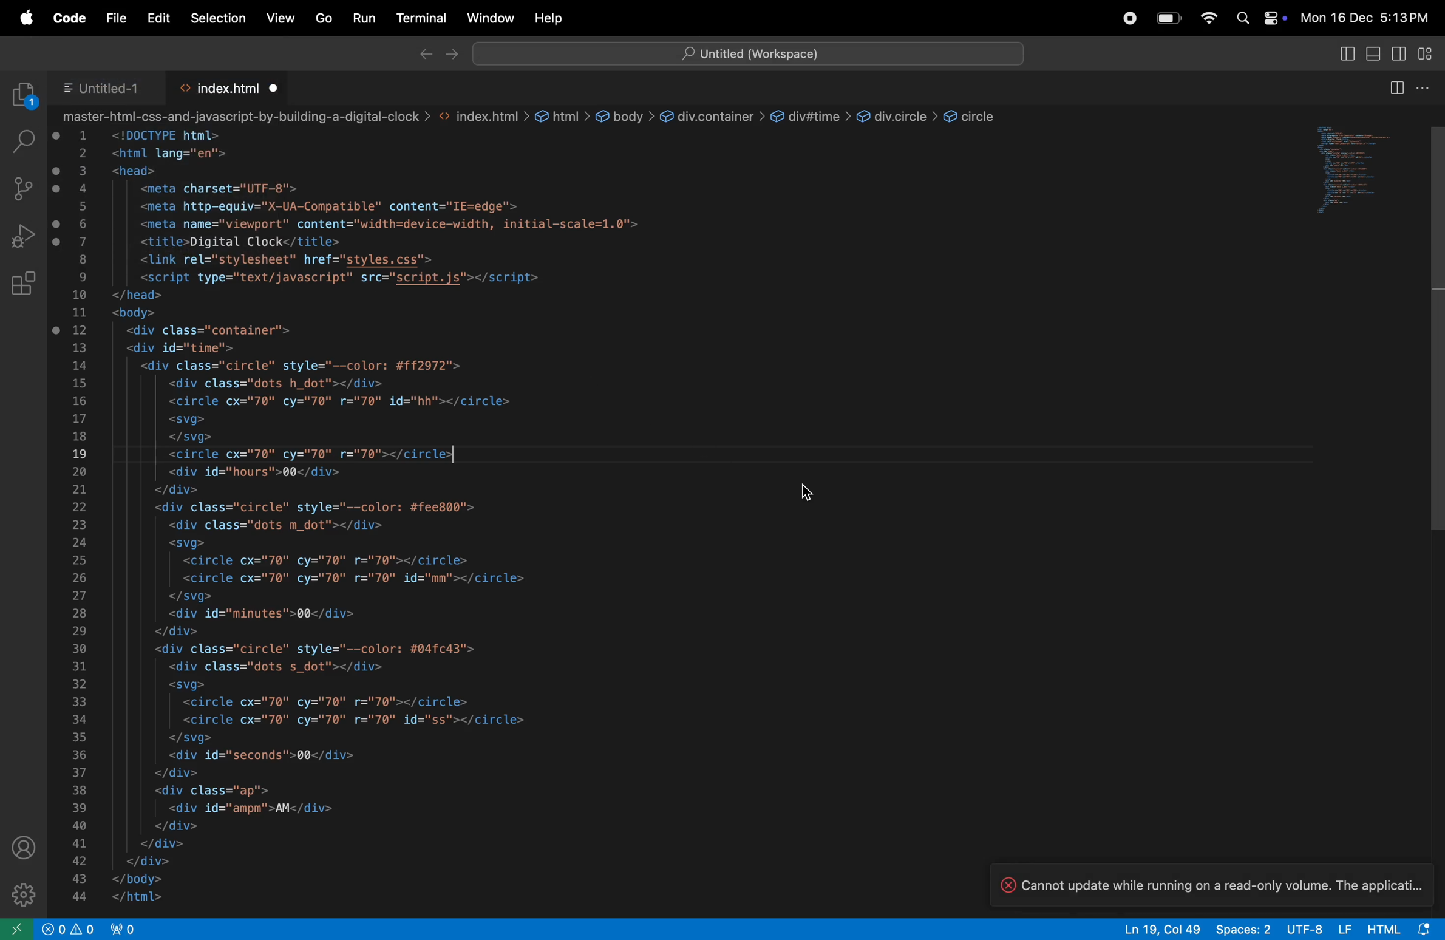  Describe the element at coordinates (1371, 55) in the screenshot. I see `toggle secondary side bar` at that location.